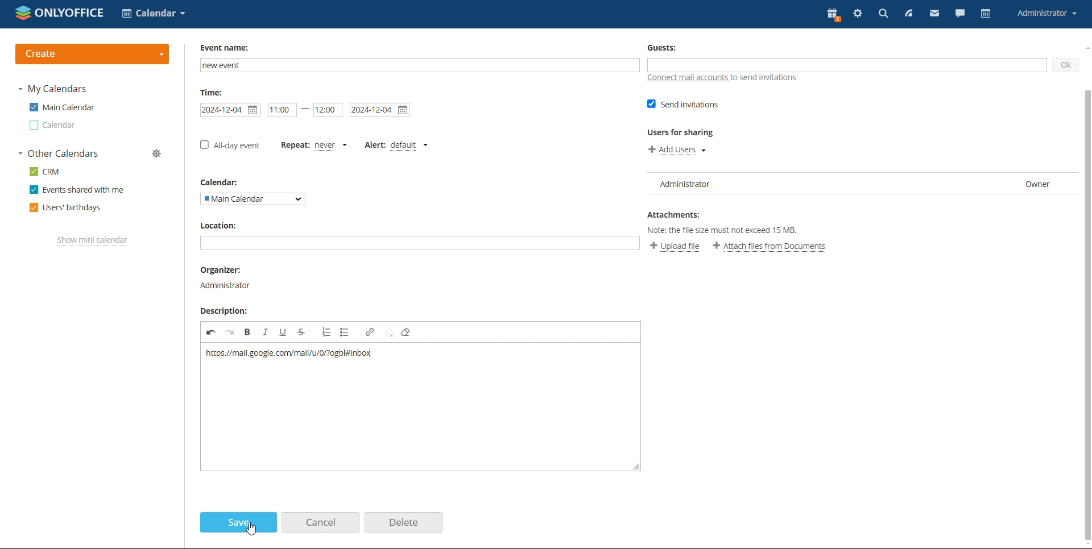 This screenshot has width=1092, height=549. What do you see at coordinates (253, 530) in the screenshot?
I see `cursor` at bounding box center [253, 530].